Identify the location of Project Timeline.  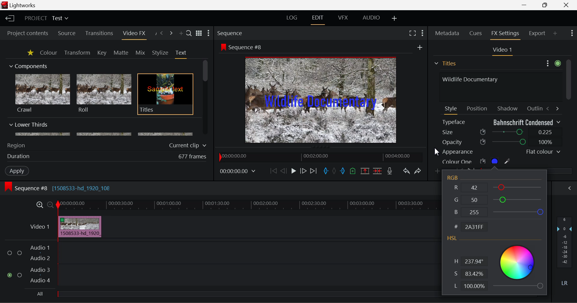
(248, 205).